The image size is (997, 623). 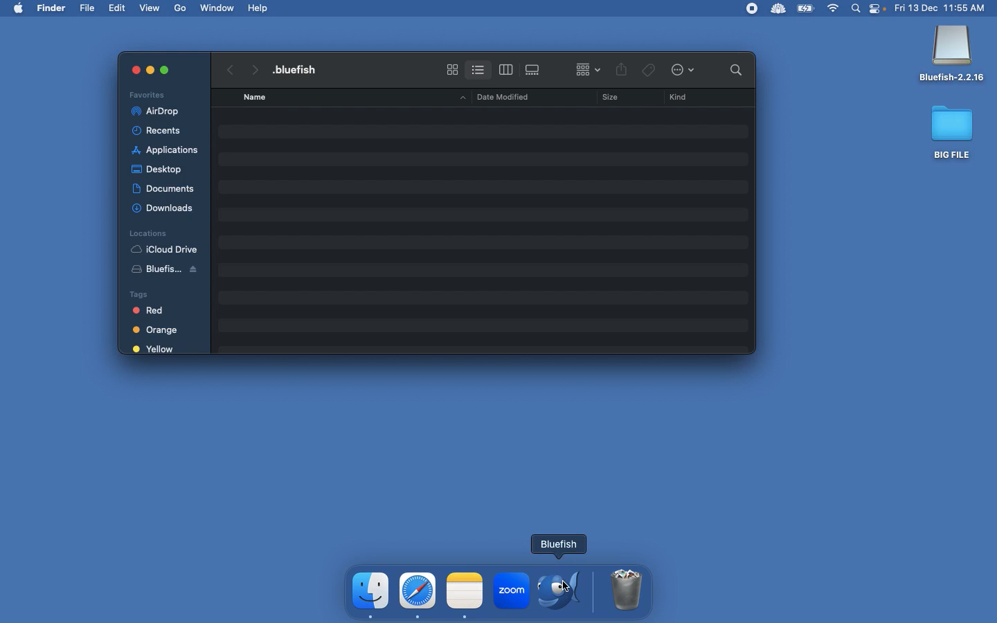 What do you see at coordinates (685, 71) in the screenshot?
I see `options` at bounding box center [685, 71].